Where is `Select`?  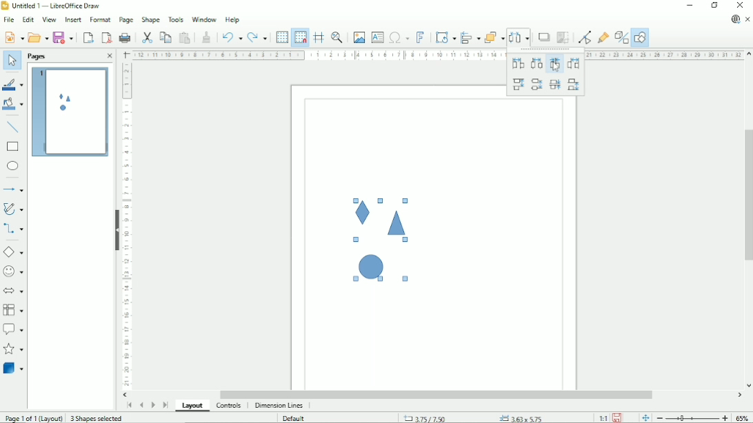
Select is located at coordinates (12, 61).